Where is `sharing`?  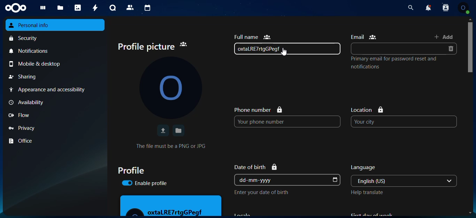
sharing is located at coordinates (55, 77).